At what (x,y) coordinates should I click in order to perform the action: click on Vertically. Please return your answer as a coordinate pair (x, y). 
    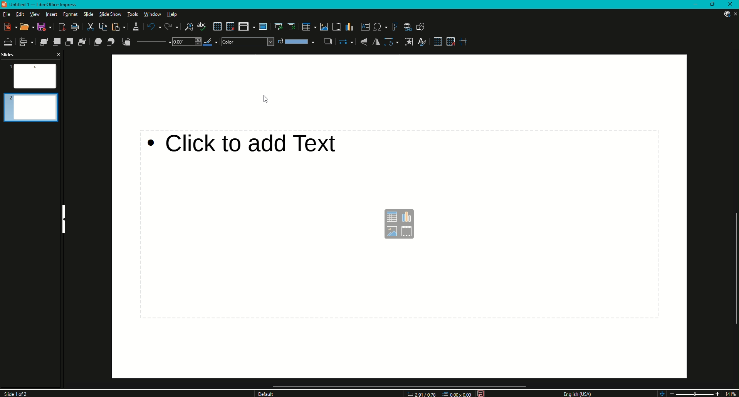
    Looking at the image, I should click on (364, 42).